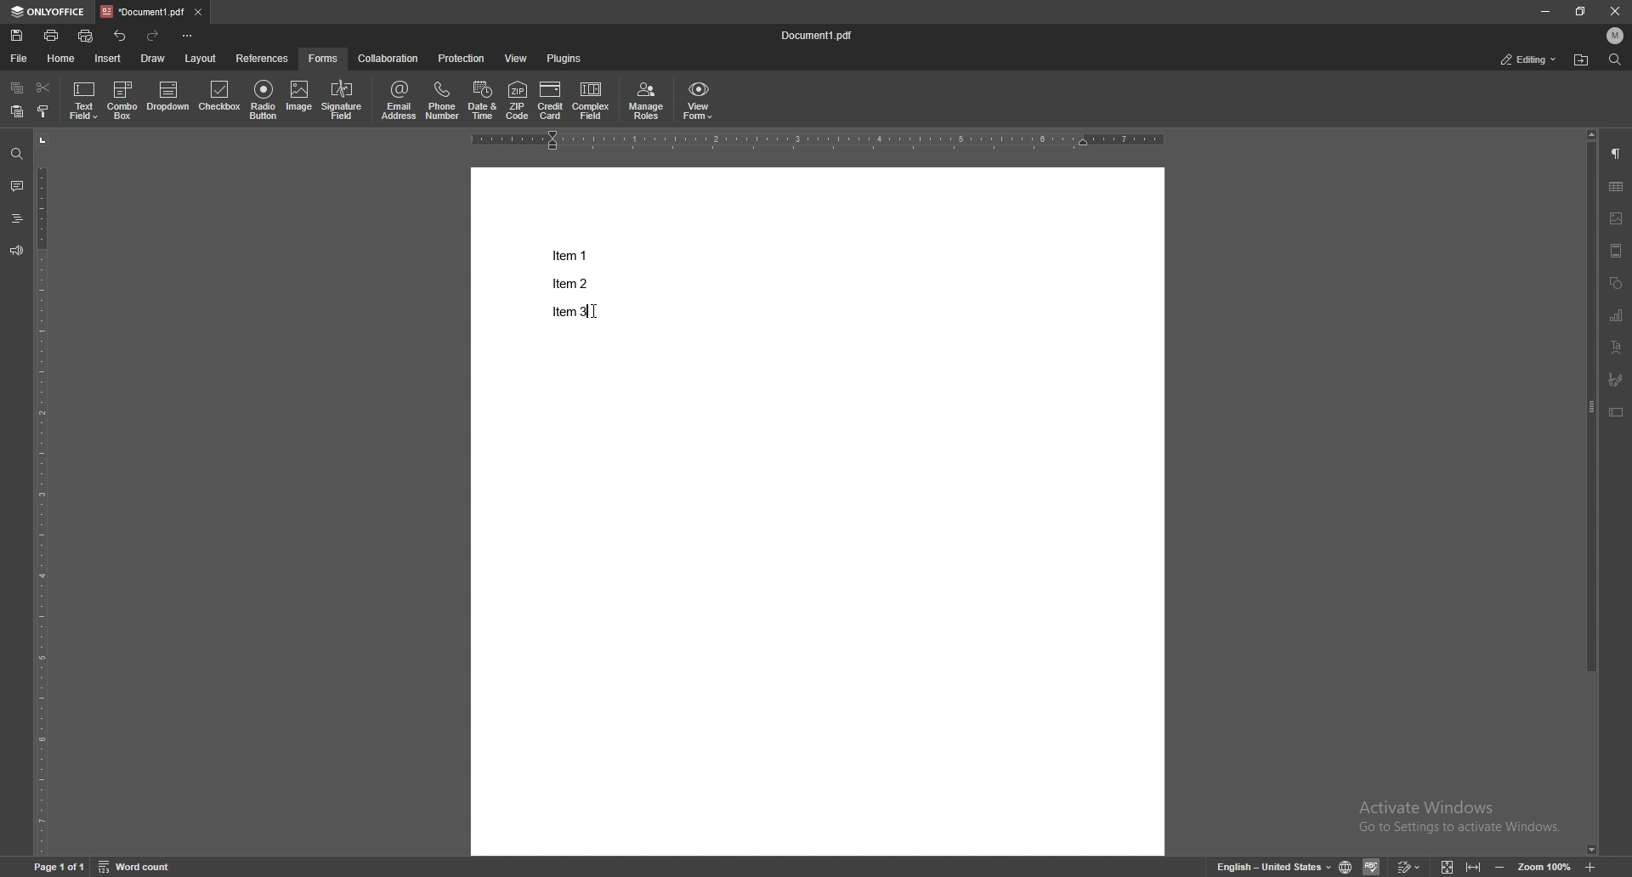 The width and height of the screenshot is (1632, 877). What do you see at coordinates (16, 154) in the screenshot?
I see `find` at bounding box center [16, 154].